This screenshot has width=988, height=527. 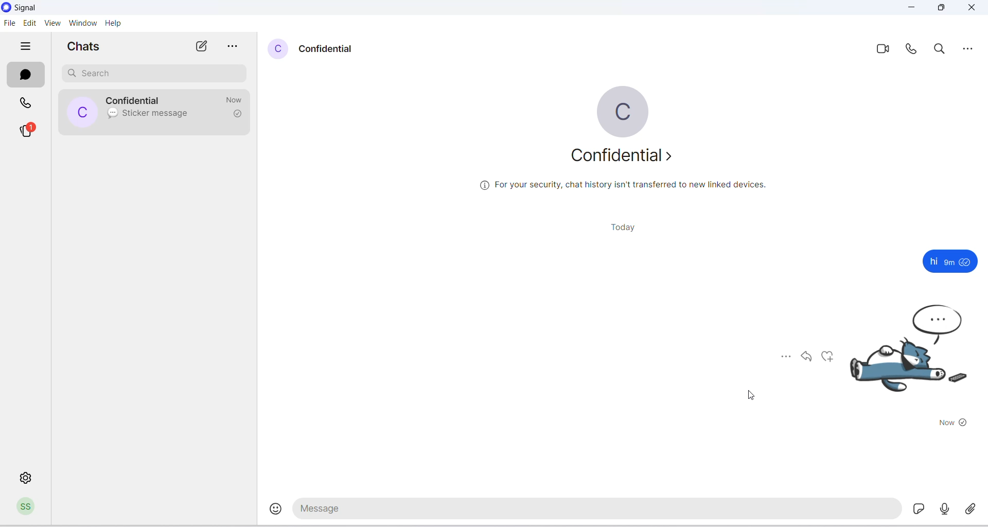 I want to click on Now, so click(x=944, y=424).